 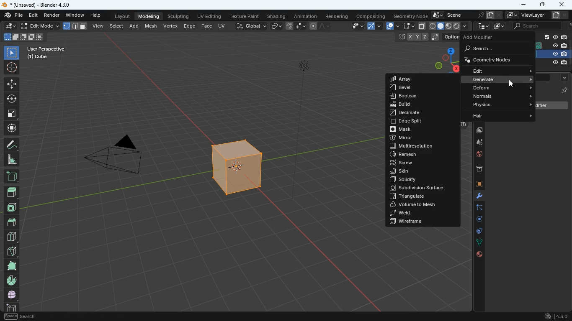 I want to click on overlap, so click(x=389, y=25).